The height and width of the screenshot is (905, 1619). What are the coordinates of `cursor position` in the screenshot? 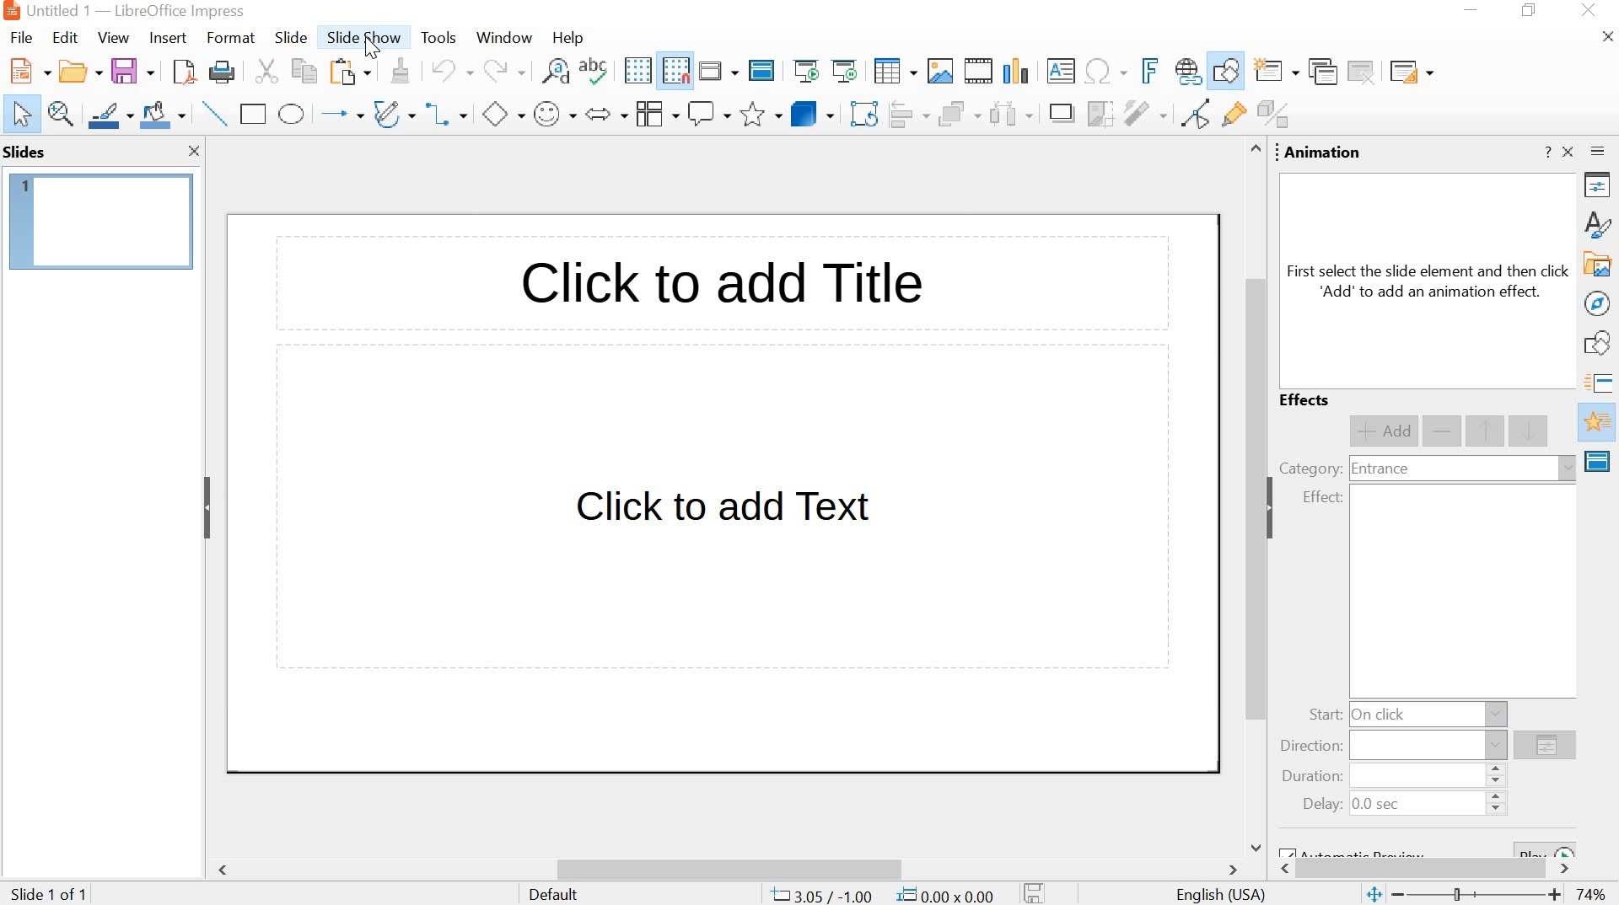 It's located at (822, 895).